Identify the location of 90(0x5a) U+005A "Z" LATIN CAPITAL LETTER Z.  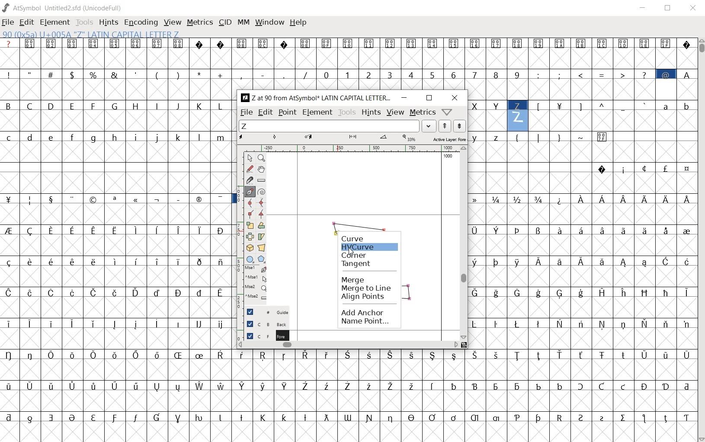
(90, 35).